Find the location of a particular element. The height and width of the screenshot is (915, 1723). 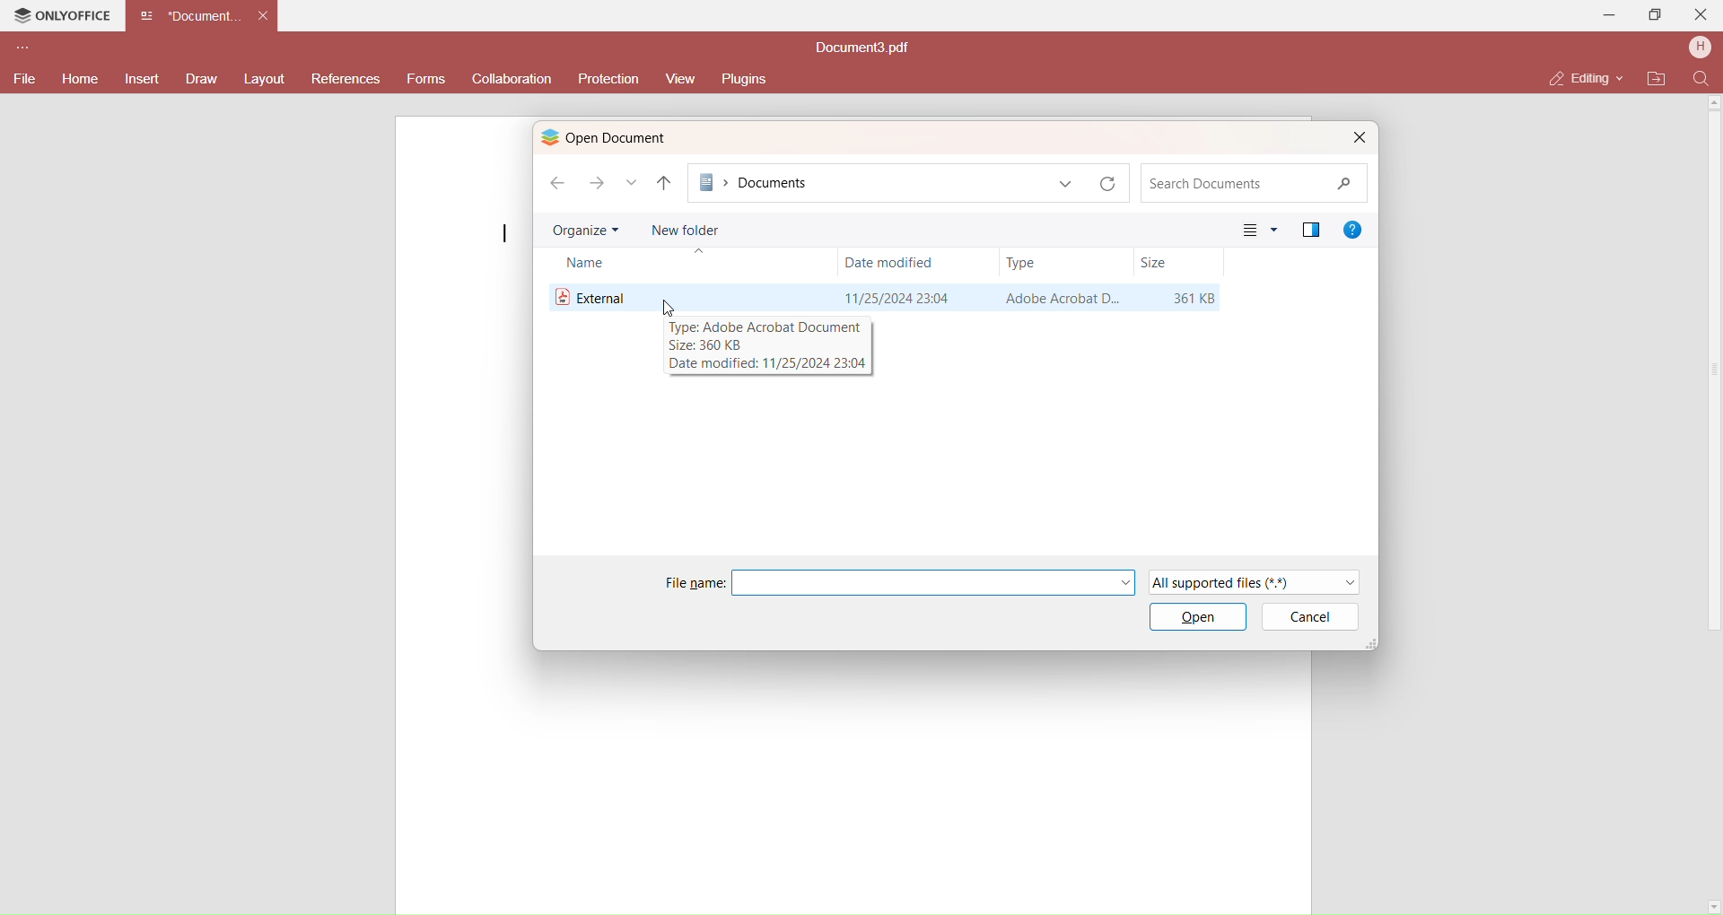

Size is located at coordinates (1194, 299).